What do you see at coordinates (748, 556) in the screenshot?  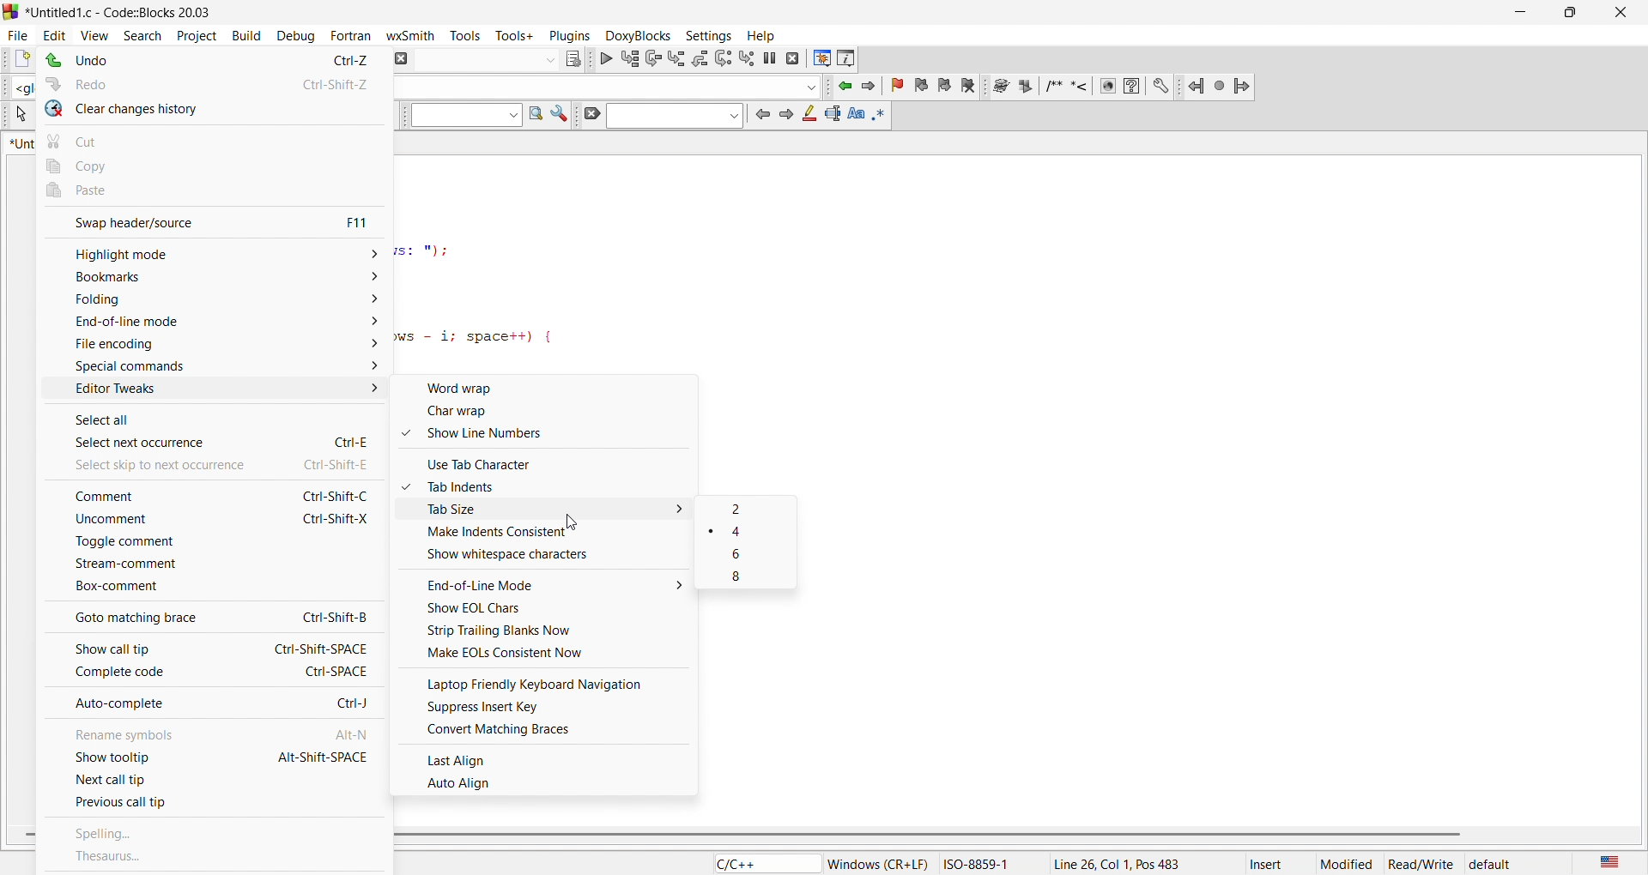 I see `6 space` at bounding box center [748, 556].